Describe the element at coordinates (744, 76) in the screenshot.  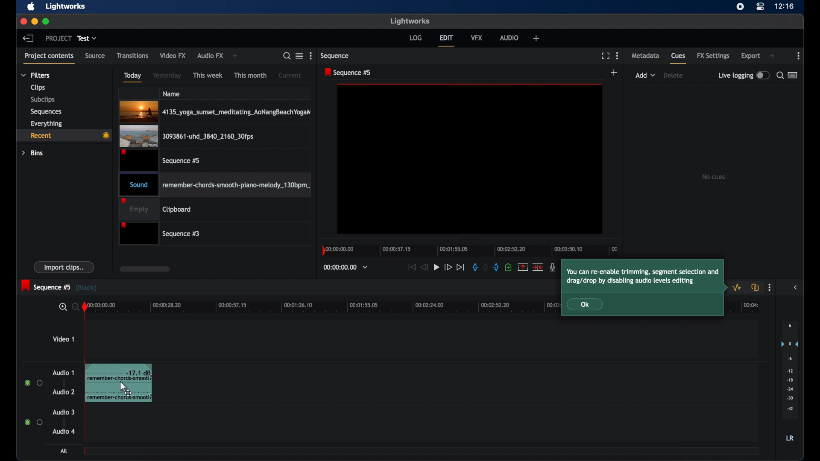
I see `live logging` at that location.